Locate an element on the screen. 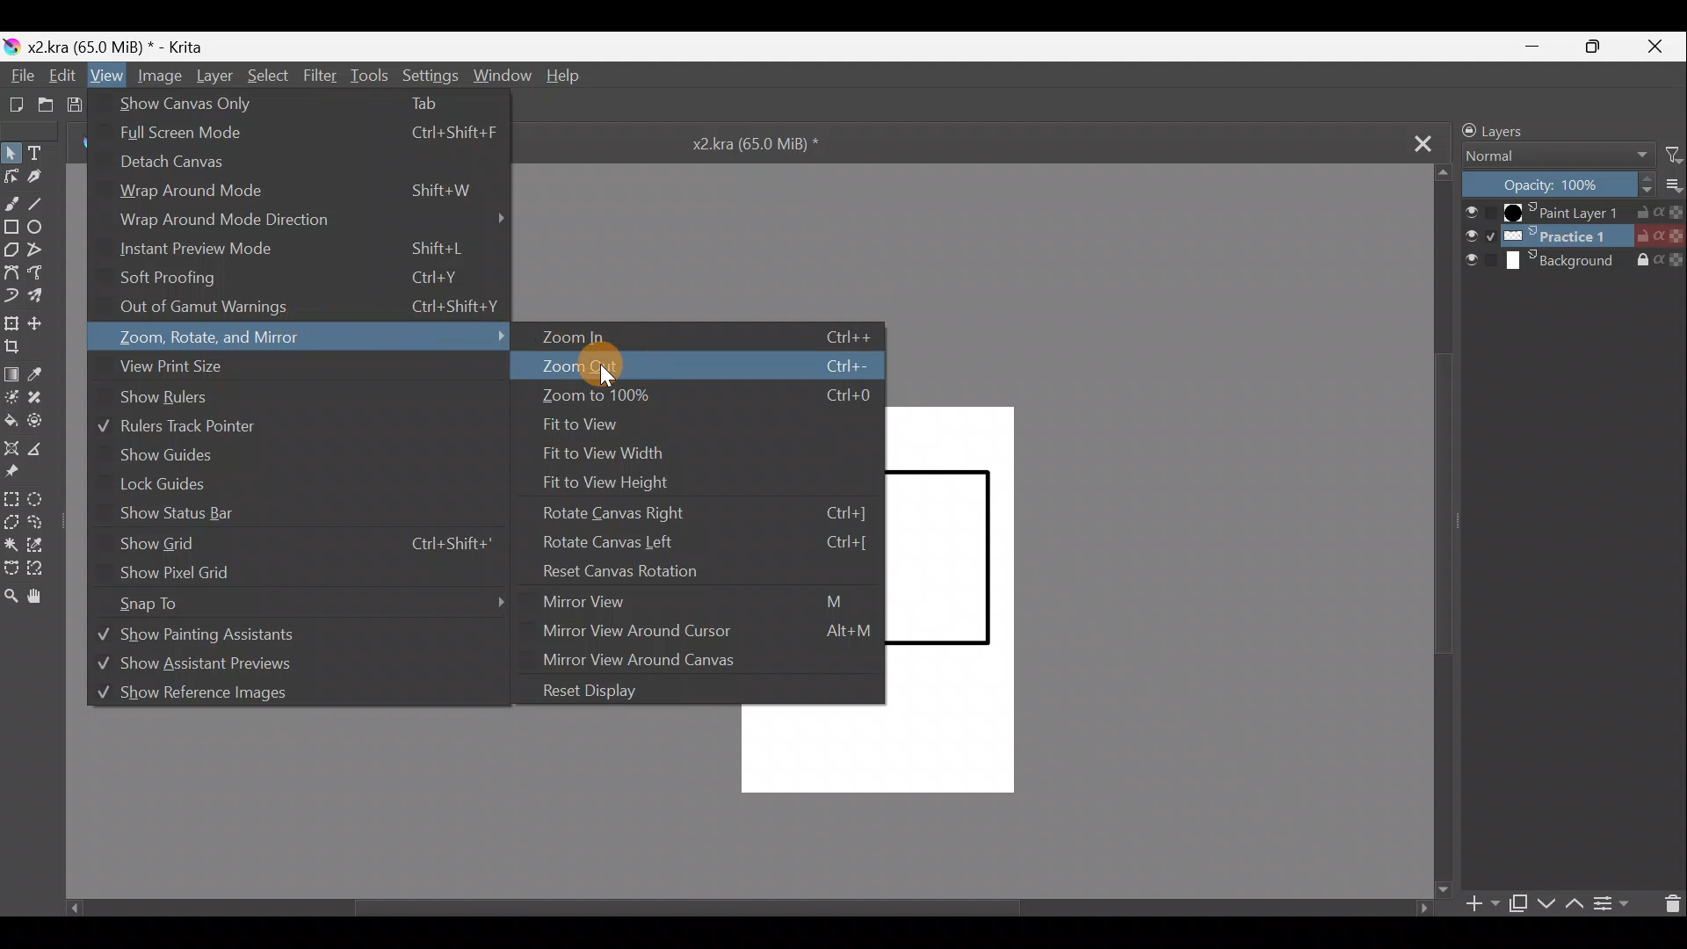 The width and height of the screenshot is (1687, 949). Measure the distance between two points is located at coordinates (43, 449).